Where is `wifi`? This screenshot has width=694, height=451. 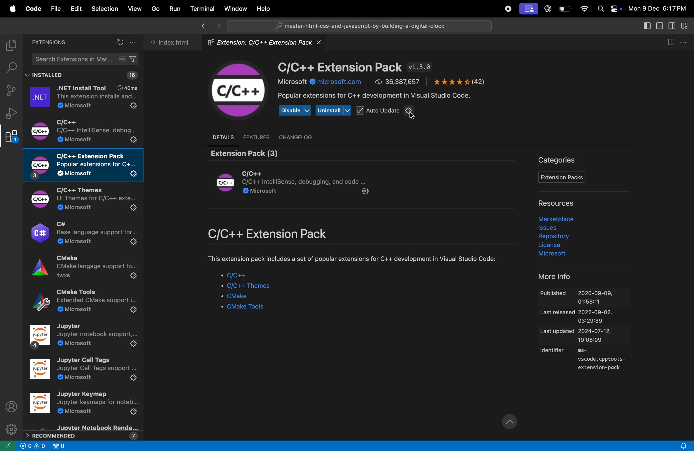
wifi is located at coordinates (583, 9).